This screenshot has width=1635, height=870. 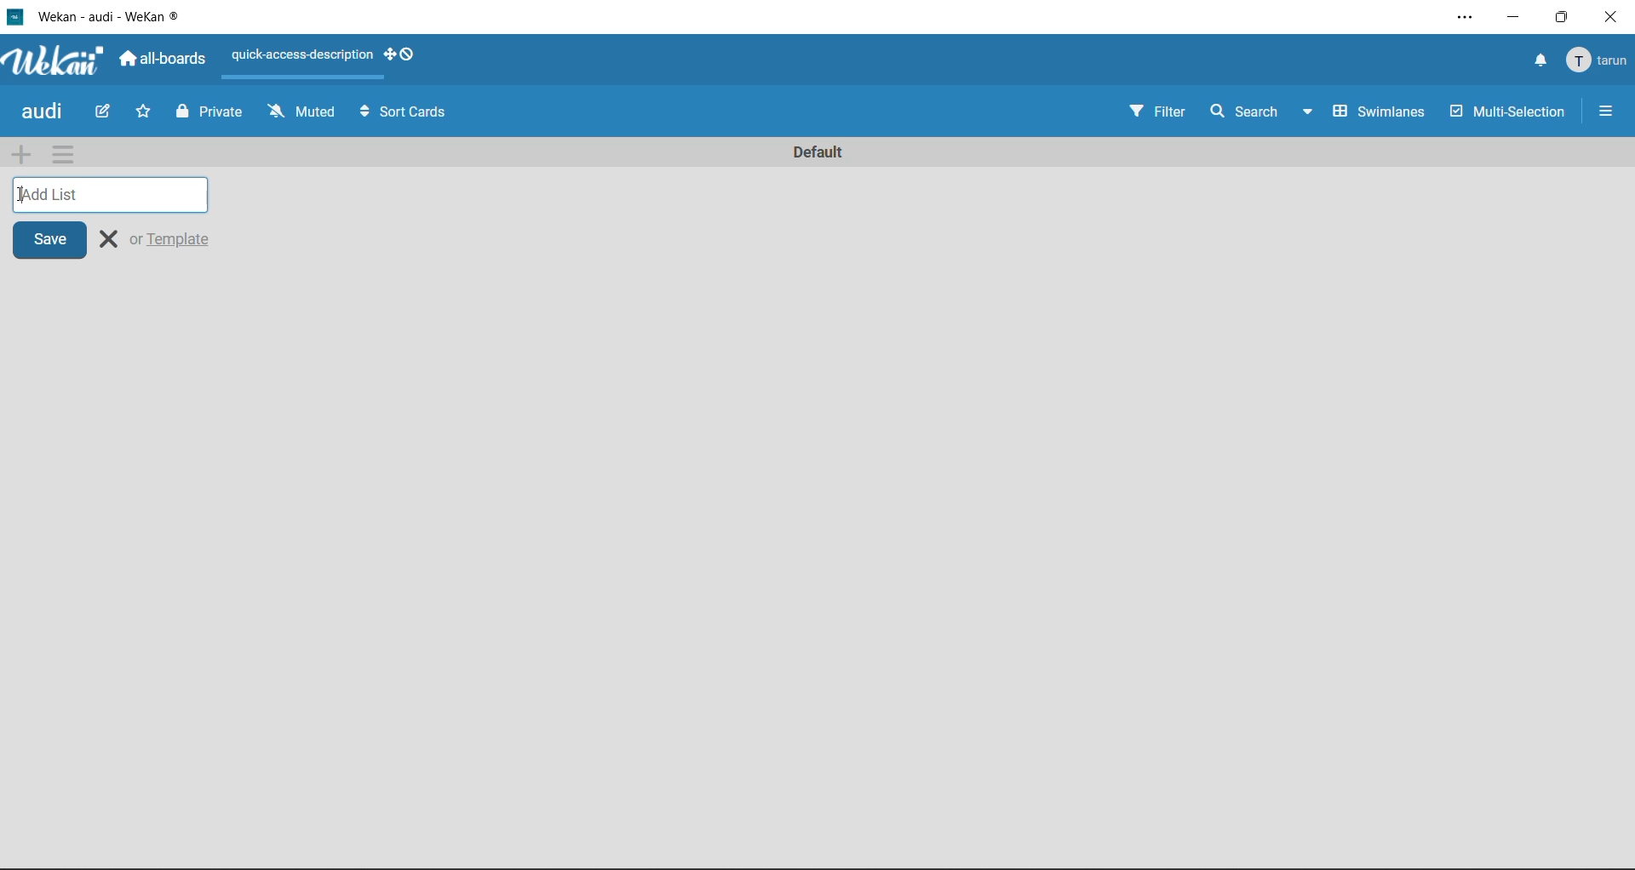 I want to click on all-boards, so click(x=162, y=59).